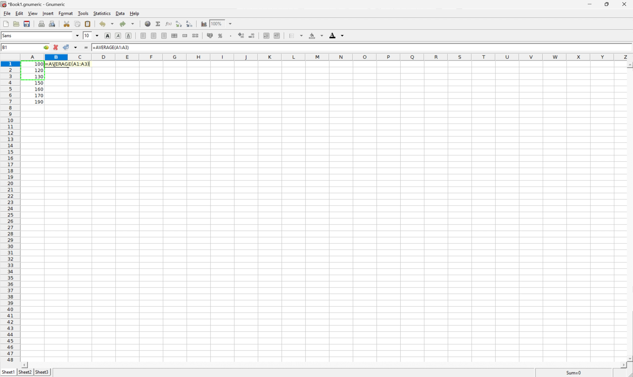  I want to click on Print current file, so click(42, 23).